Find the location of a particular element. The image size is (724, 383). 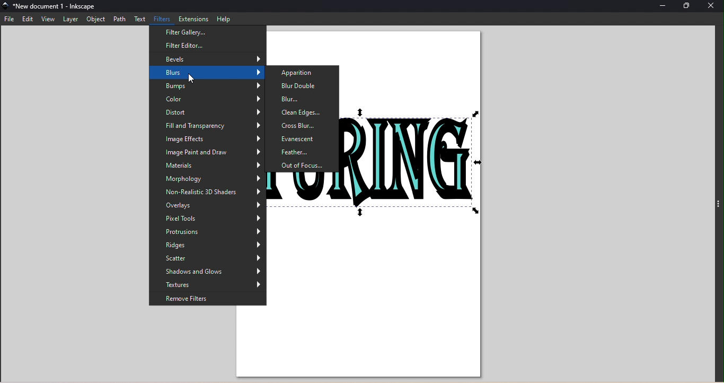

Remove filters is located at coordinates (208, 298).